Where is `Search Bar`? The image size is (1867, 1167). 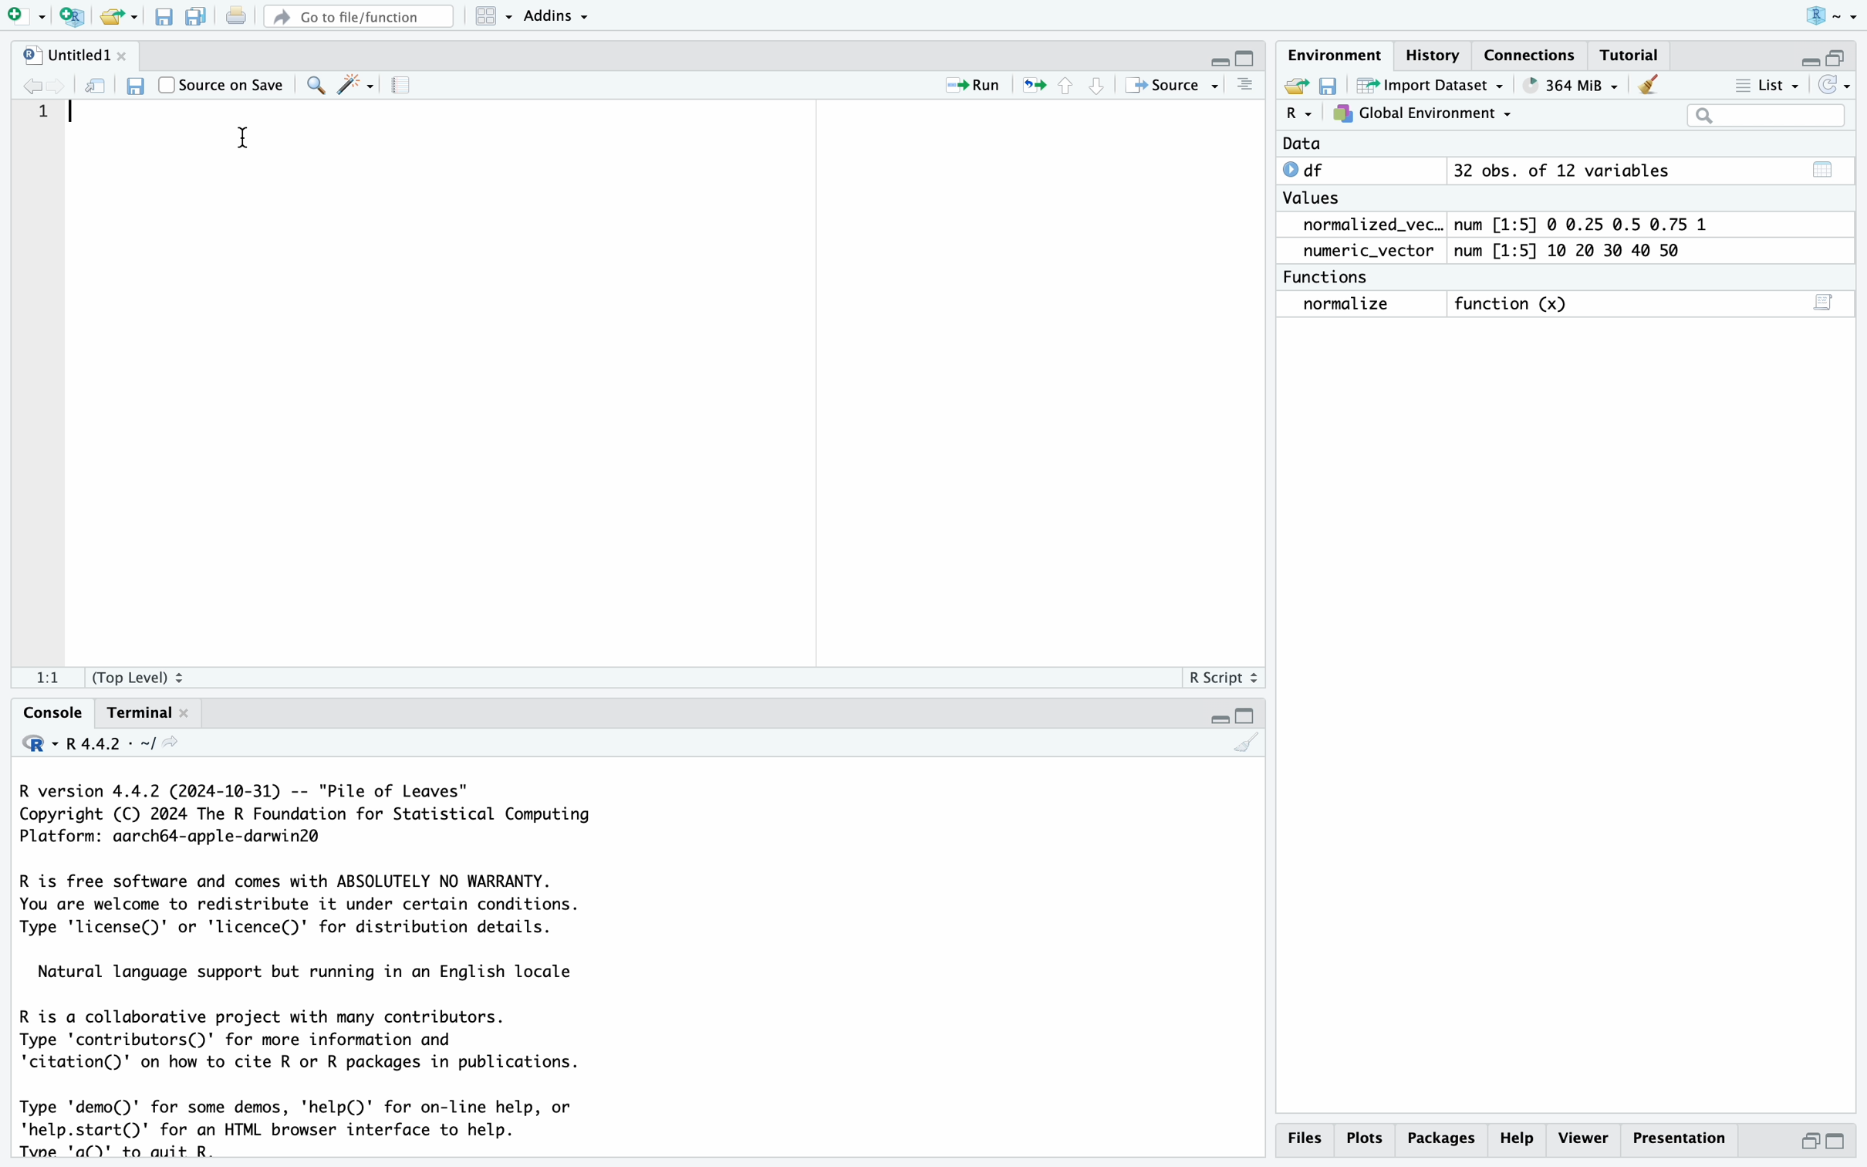
Search Bar is located at coordinates (1765, 117).